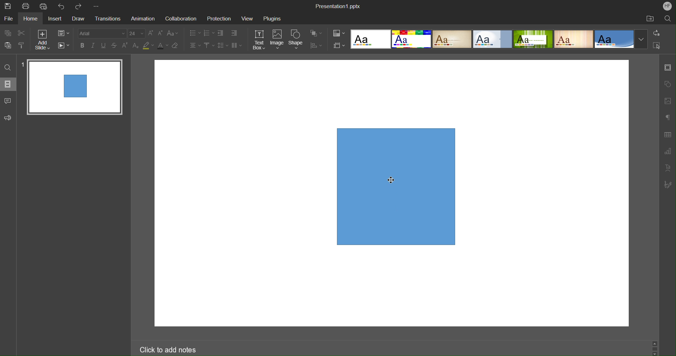 Image resolution: width=676 pixels, height=356 pixels. I want to click on Paragraph Settings, so click(667, 117).